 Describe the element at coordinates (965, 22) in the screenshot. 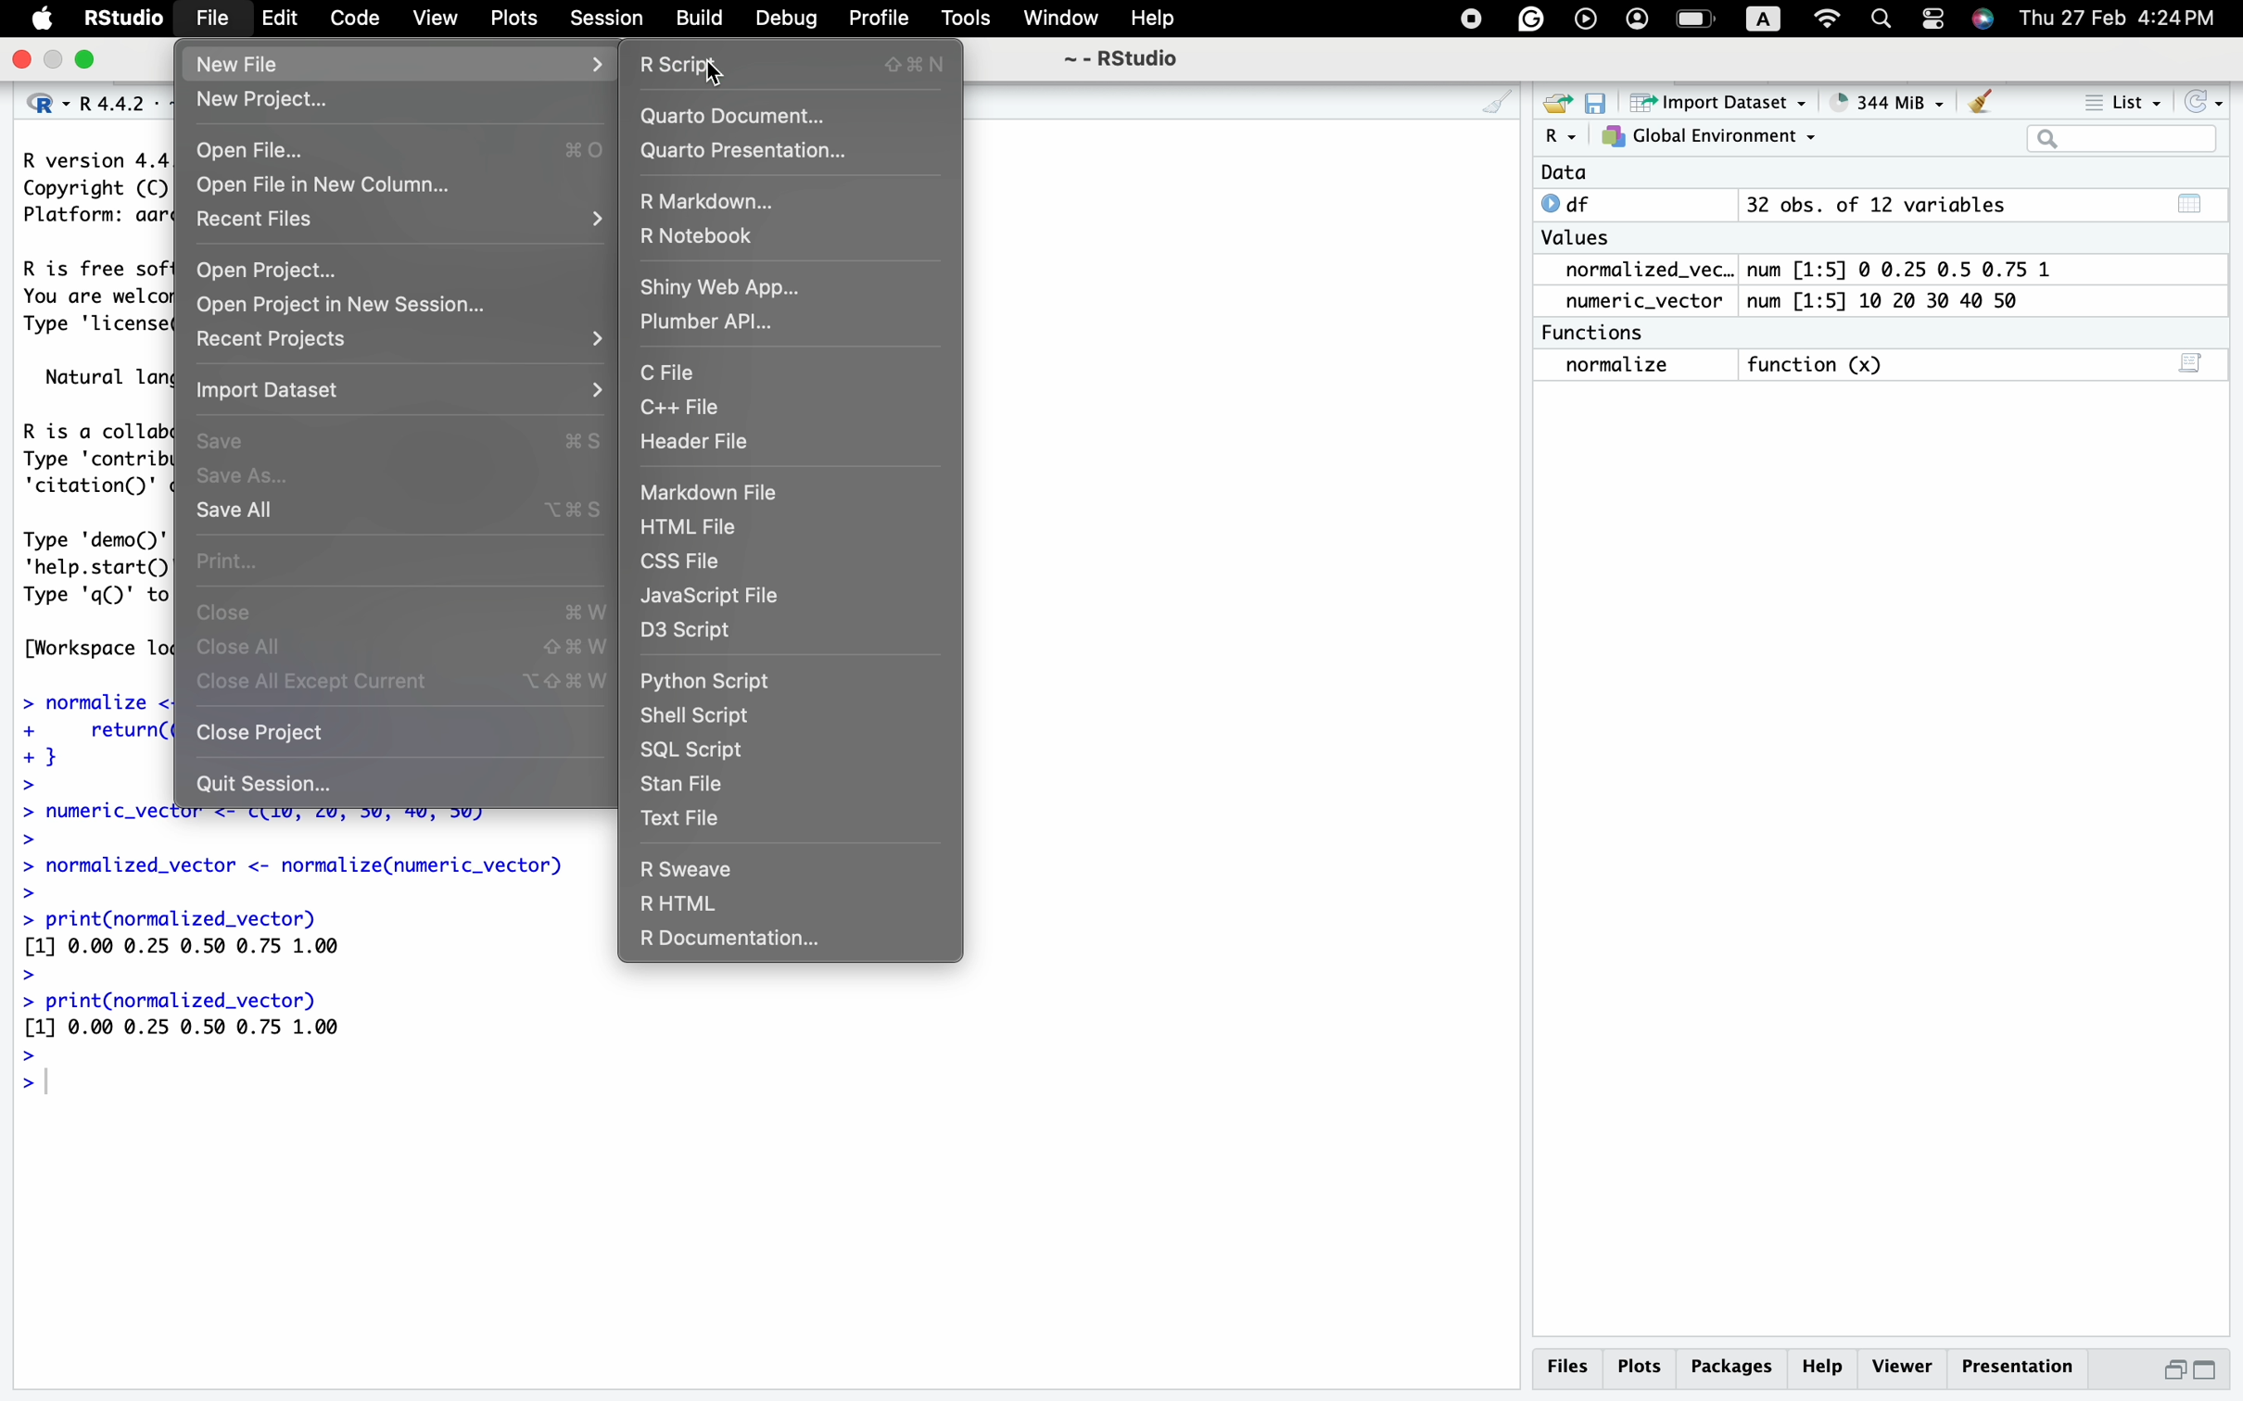

I see `Tools` at that location.